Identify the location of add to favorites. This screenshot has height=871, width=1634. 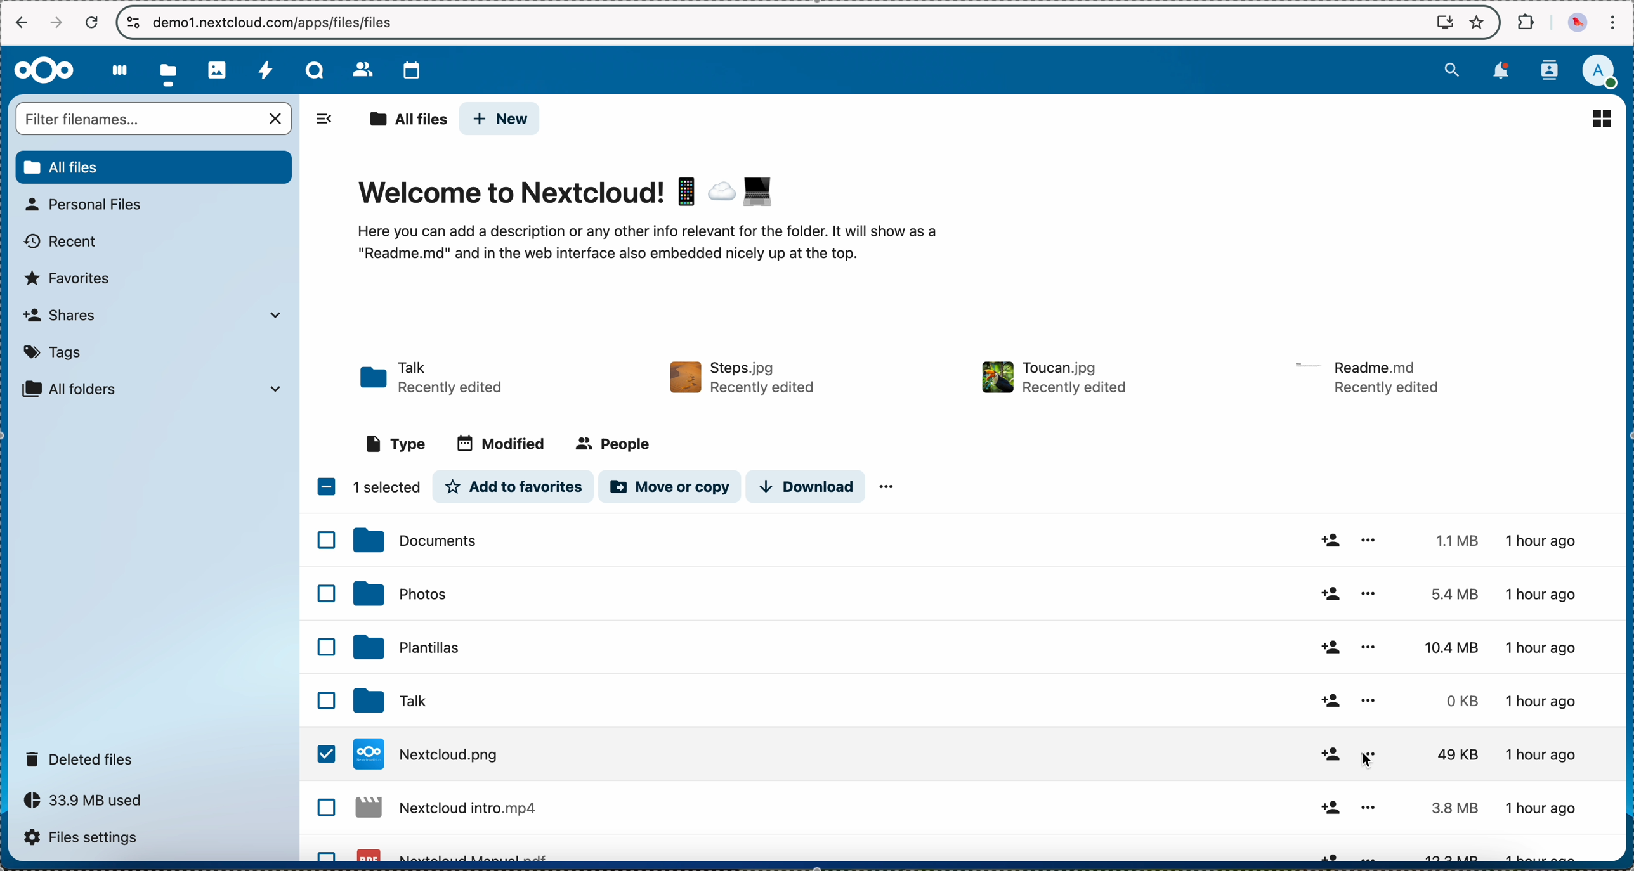
(516, 487).